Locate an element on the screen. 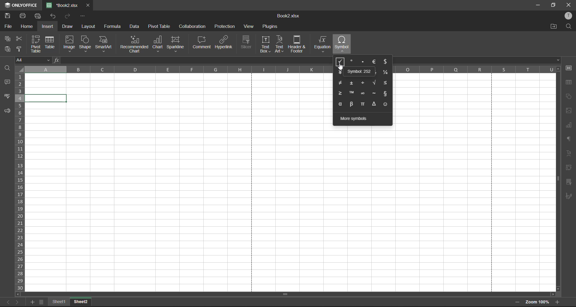 The width and height of the screenshot is (576, 307). euro is located at coordinates (374, 61).